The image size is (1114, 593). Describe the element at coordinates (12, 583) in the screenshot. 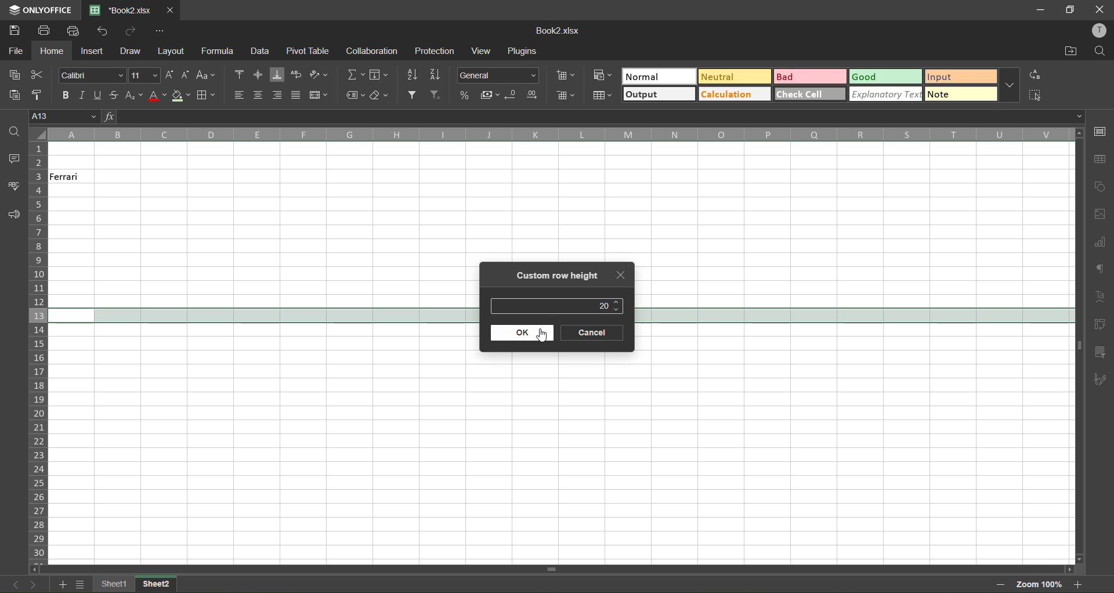

I see `previous` at that location.